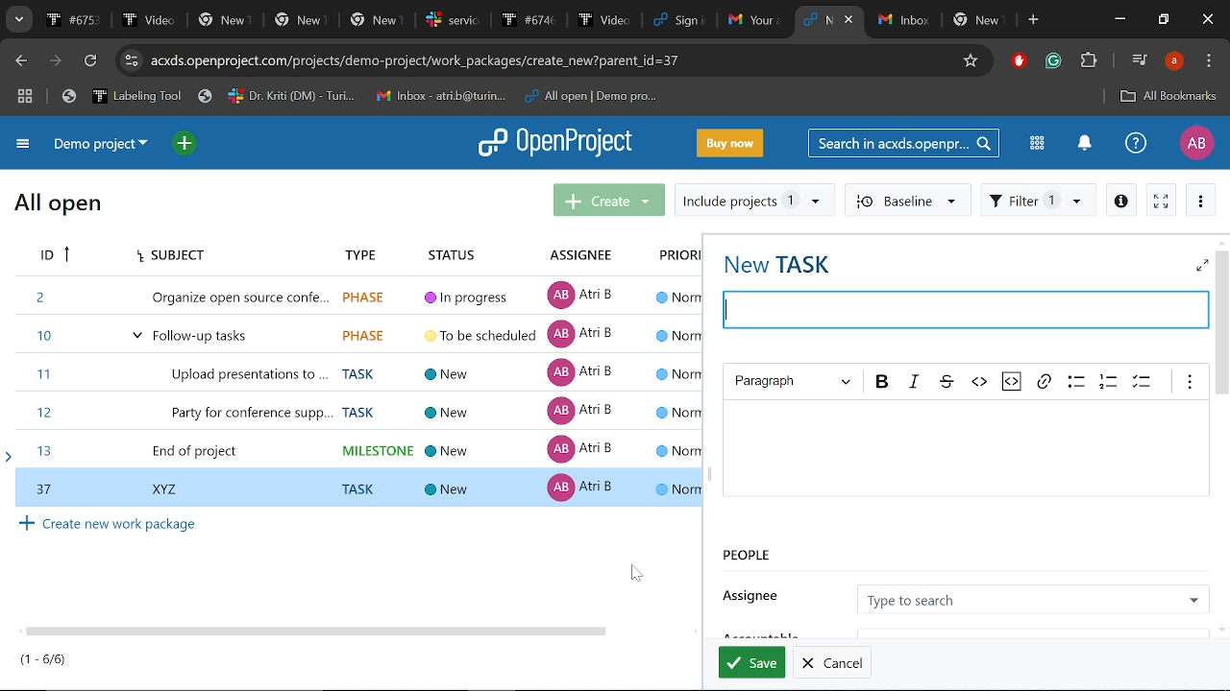  Describe the element at coordinates (1017, 62) in the screenshot. I see `Add block` at that location.